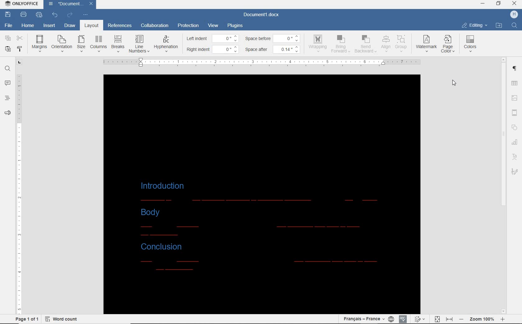  I want to click on fit to width, so click(450, 319).